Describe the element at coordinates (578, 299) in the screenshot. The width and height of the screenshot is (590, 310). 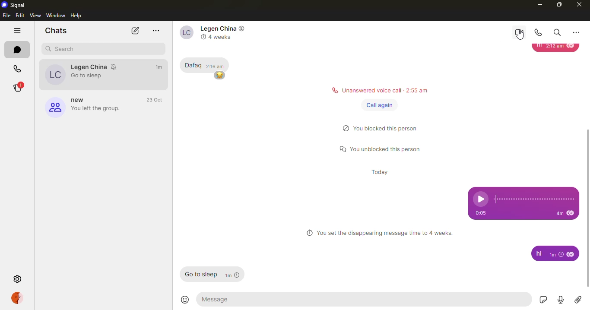
I see `attach` at that location.